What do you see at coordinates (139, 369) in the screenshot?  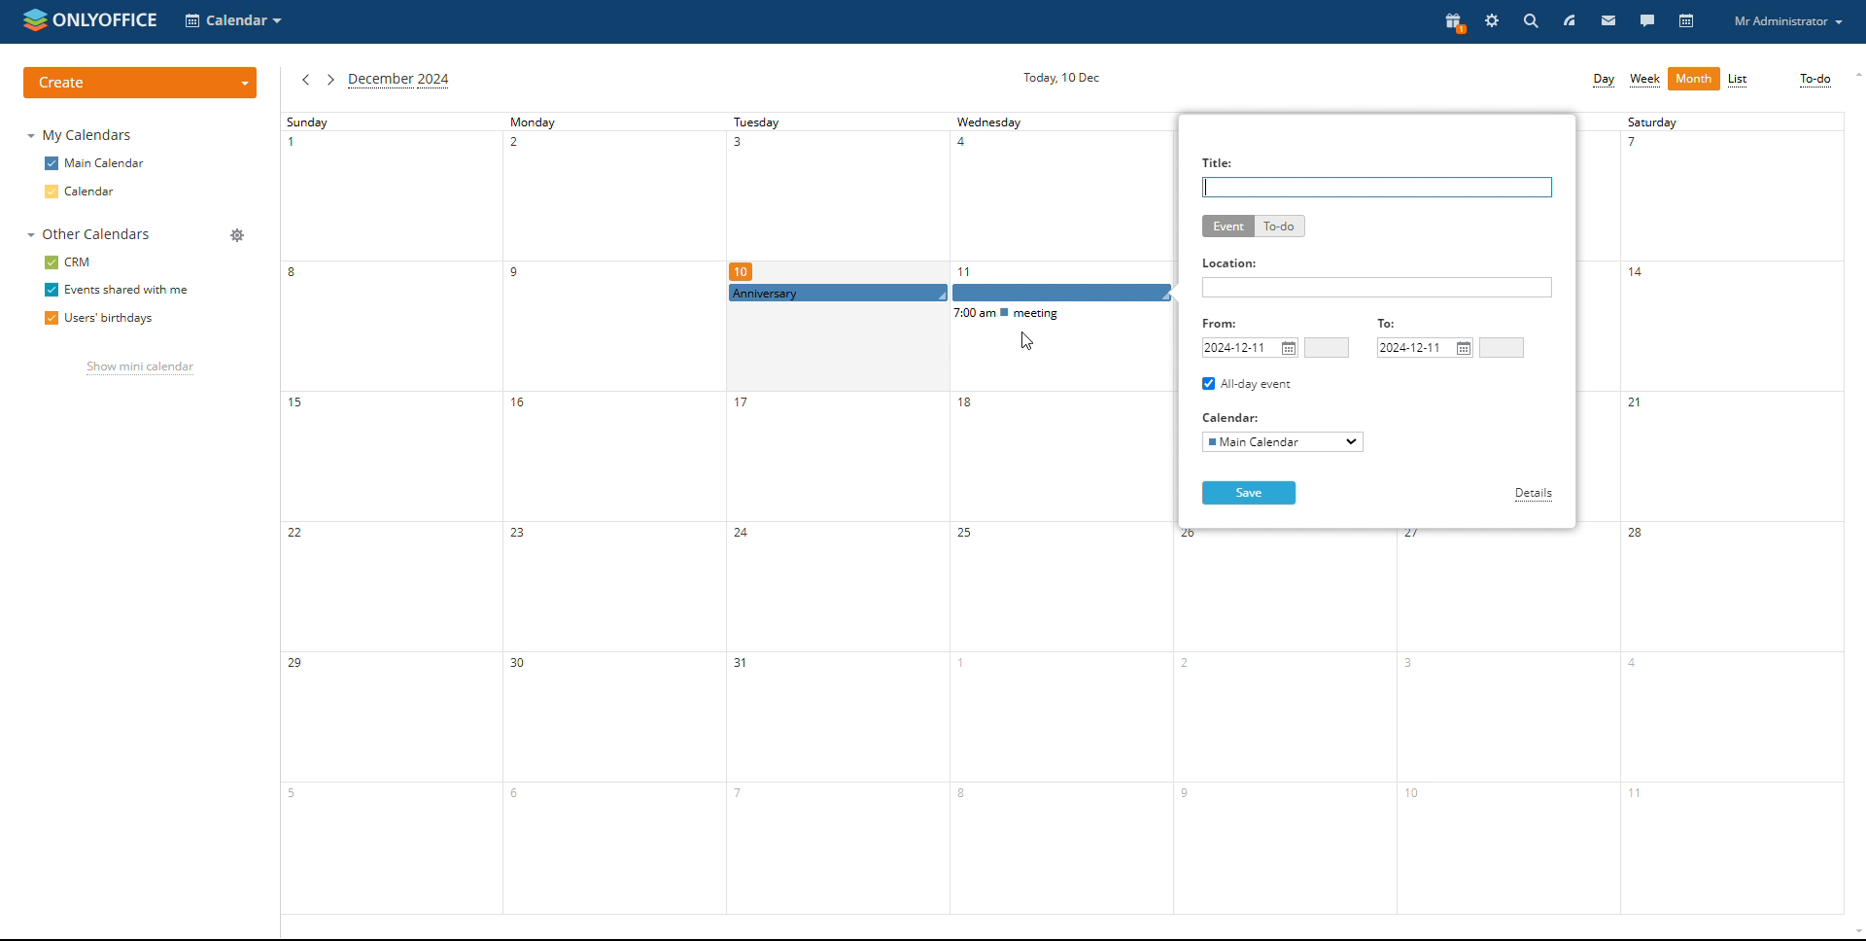 I see `show mini calendar` at bounding box center [139, 369].